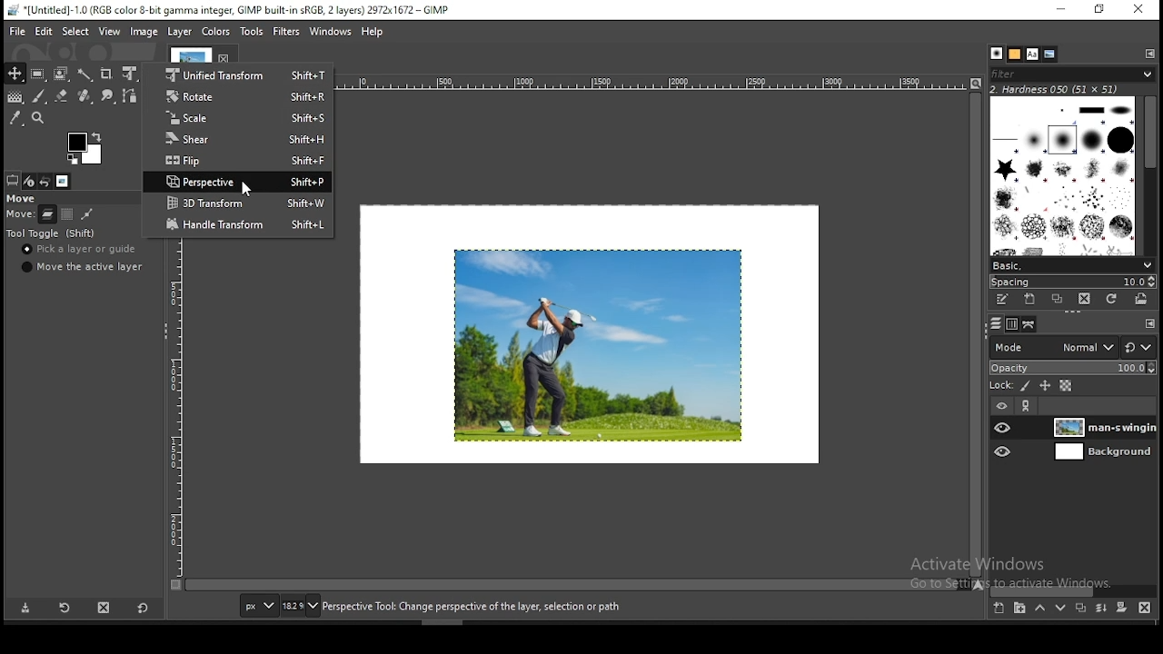 The height and width of the screenshot is (654, 1163). Describe the element at coordinates (1029, 300) in the screenshot. I see `create a new brush` at that location.